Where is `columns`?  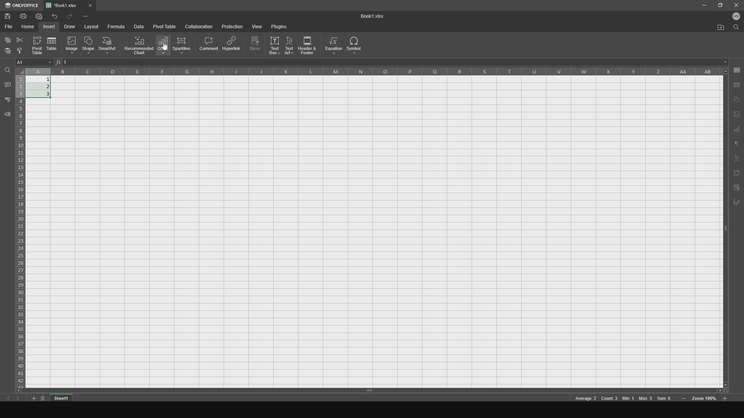
columns is located at coordinates (375, 71).